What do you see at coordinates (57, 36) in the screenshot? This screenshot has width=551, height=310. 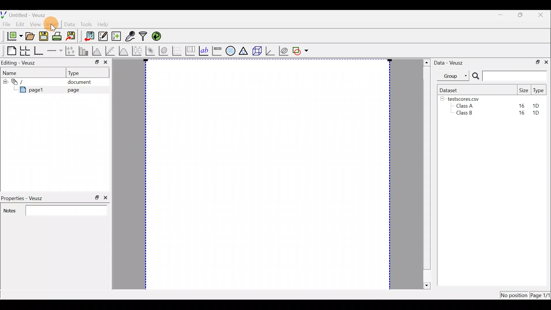 I see `Print the document` at bounding box center [57, 36].